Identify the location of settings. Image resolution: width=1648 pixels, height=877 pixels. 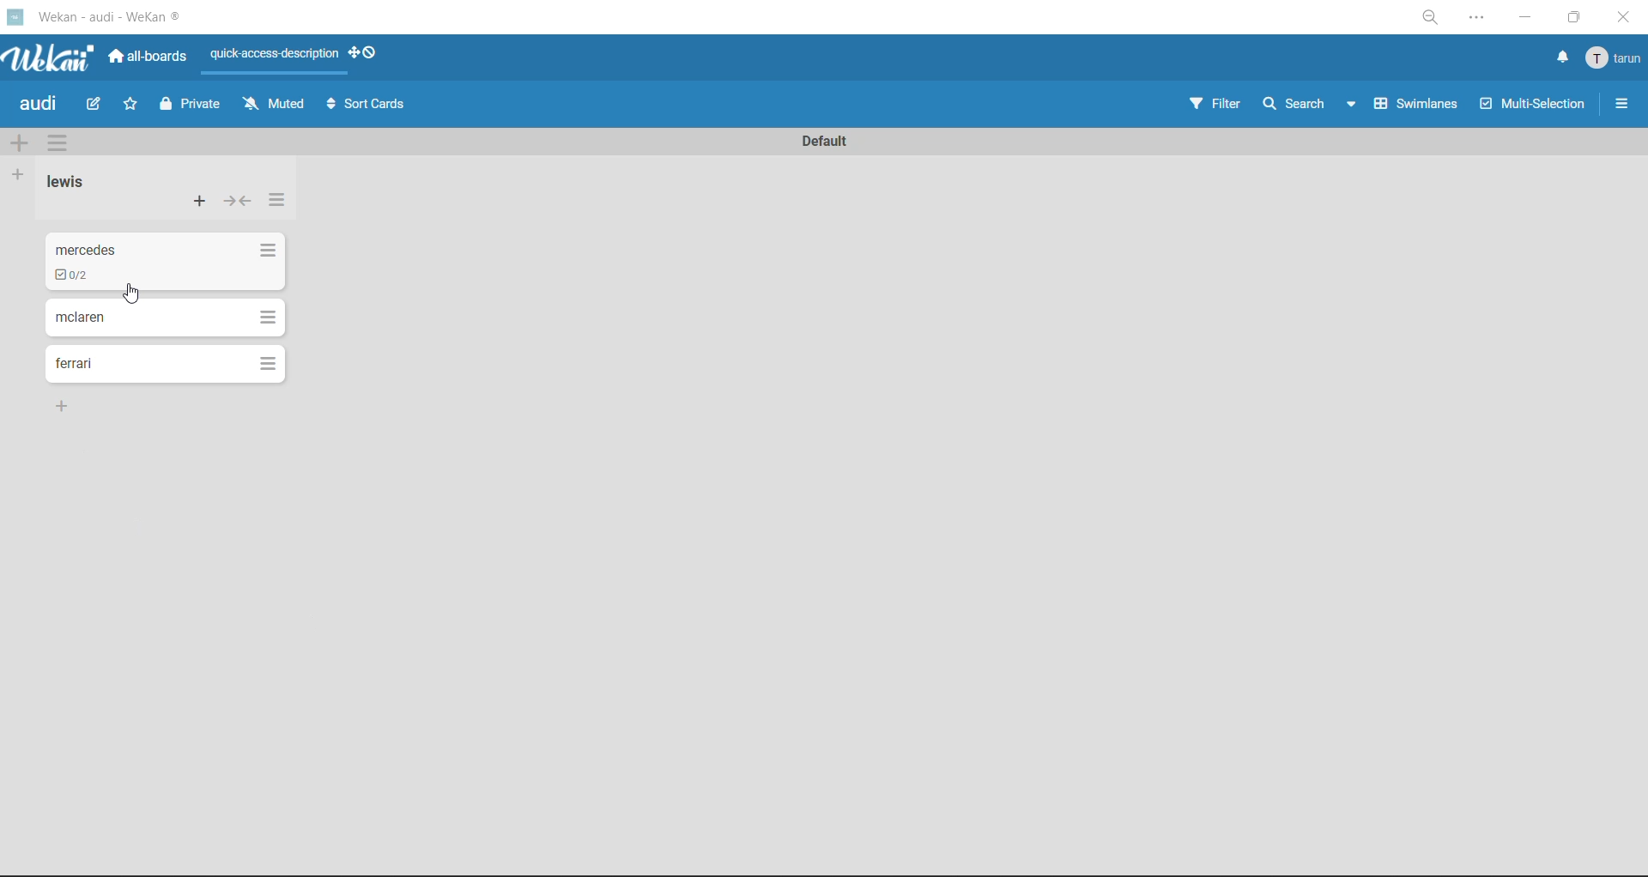
(1477, 17).